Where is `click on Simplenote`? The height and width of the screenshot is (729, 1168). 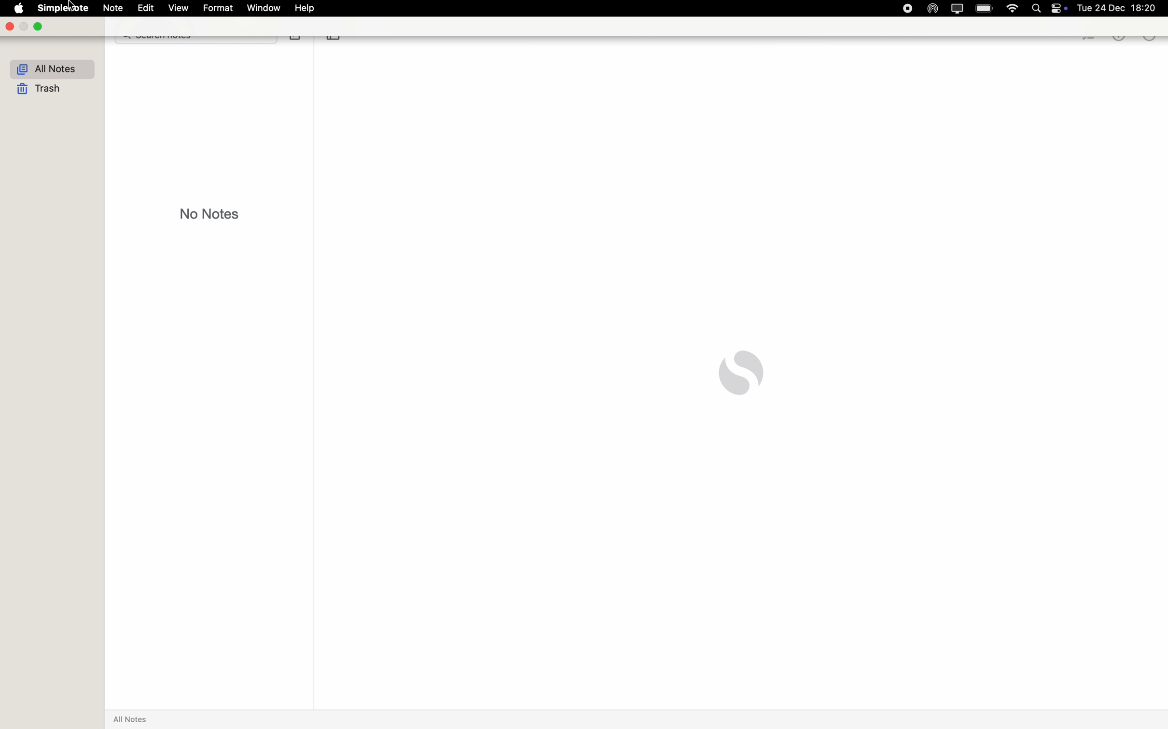
click on Simplenote is located at coordinates (61, 8).